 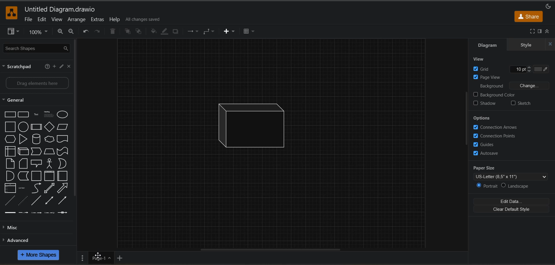 What do you see at coordinates (482, 118) in the screenshot?
I see `options` at bounding box center [482, 118].